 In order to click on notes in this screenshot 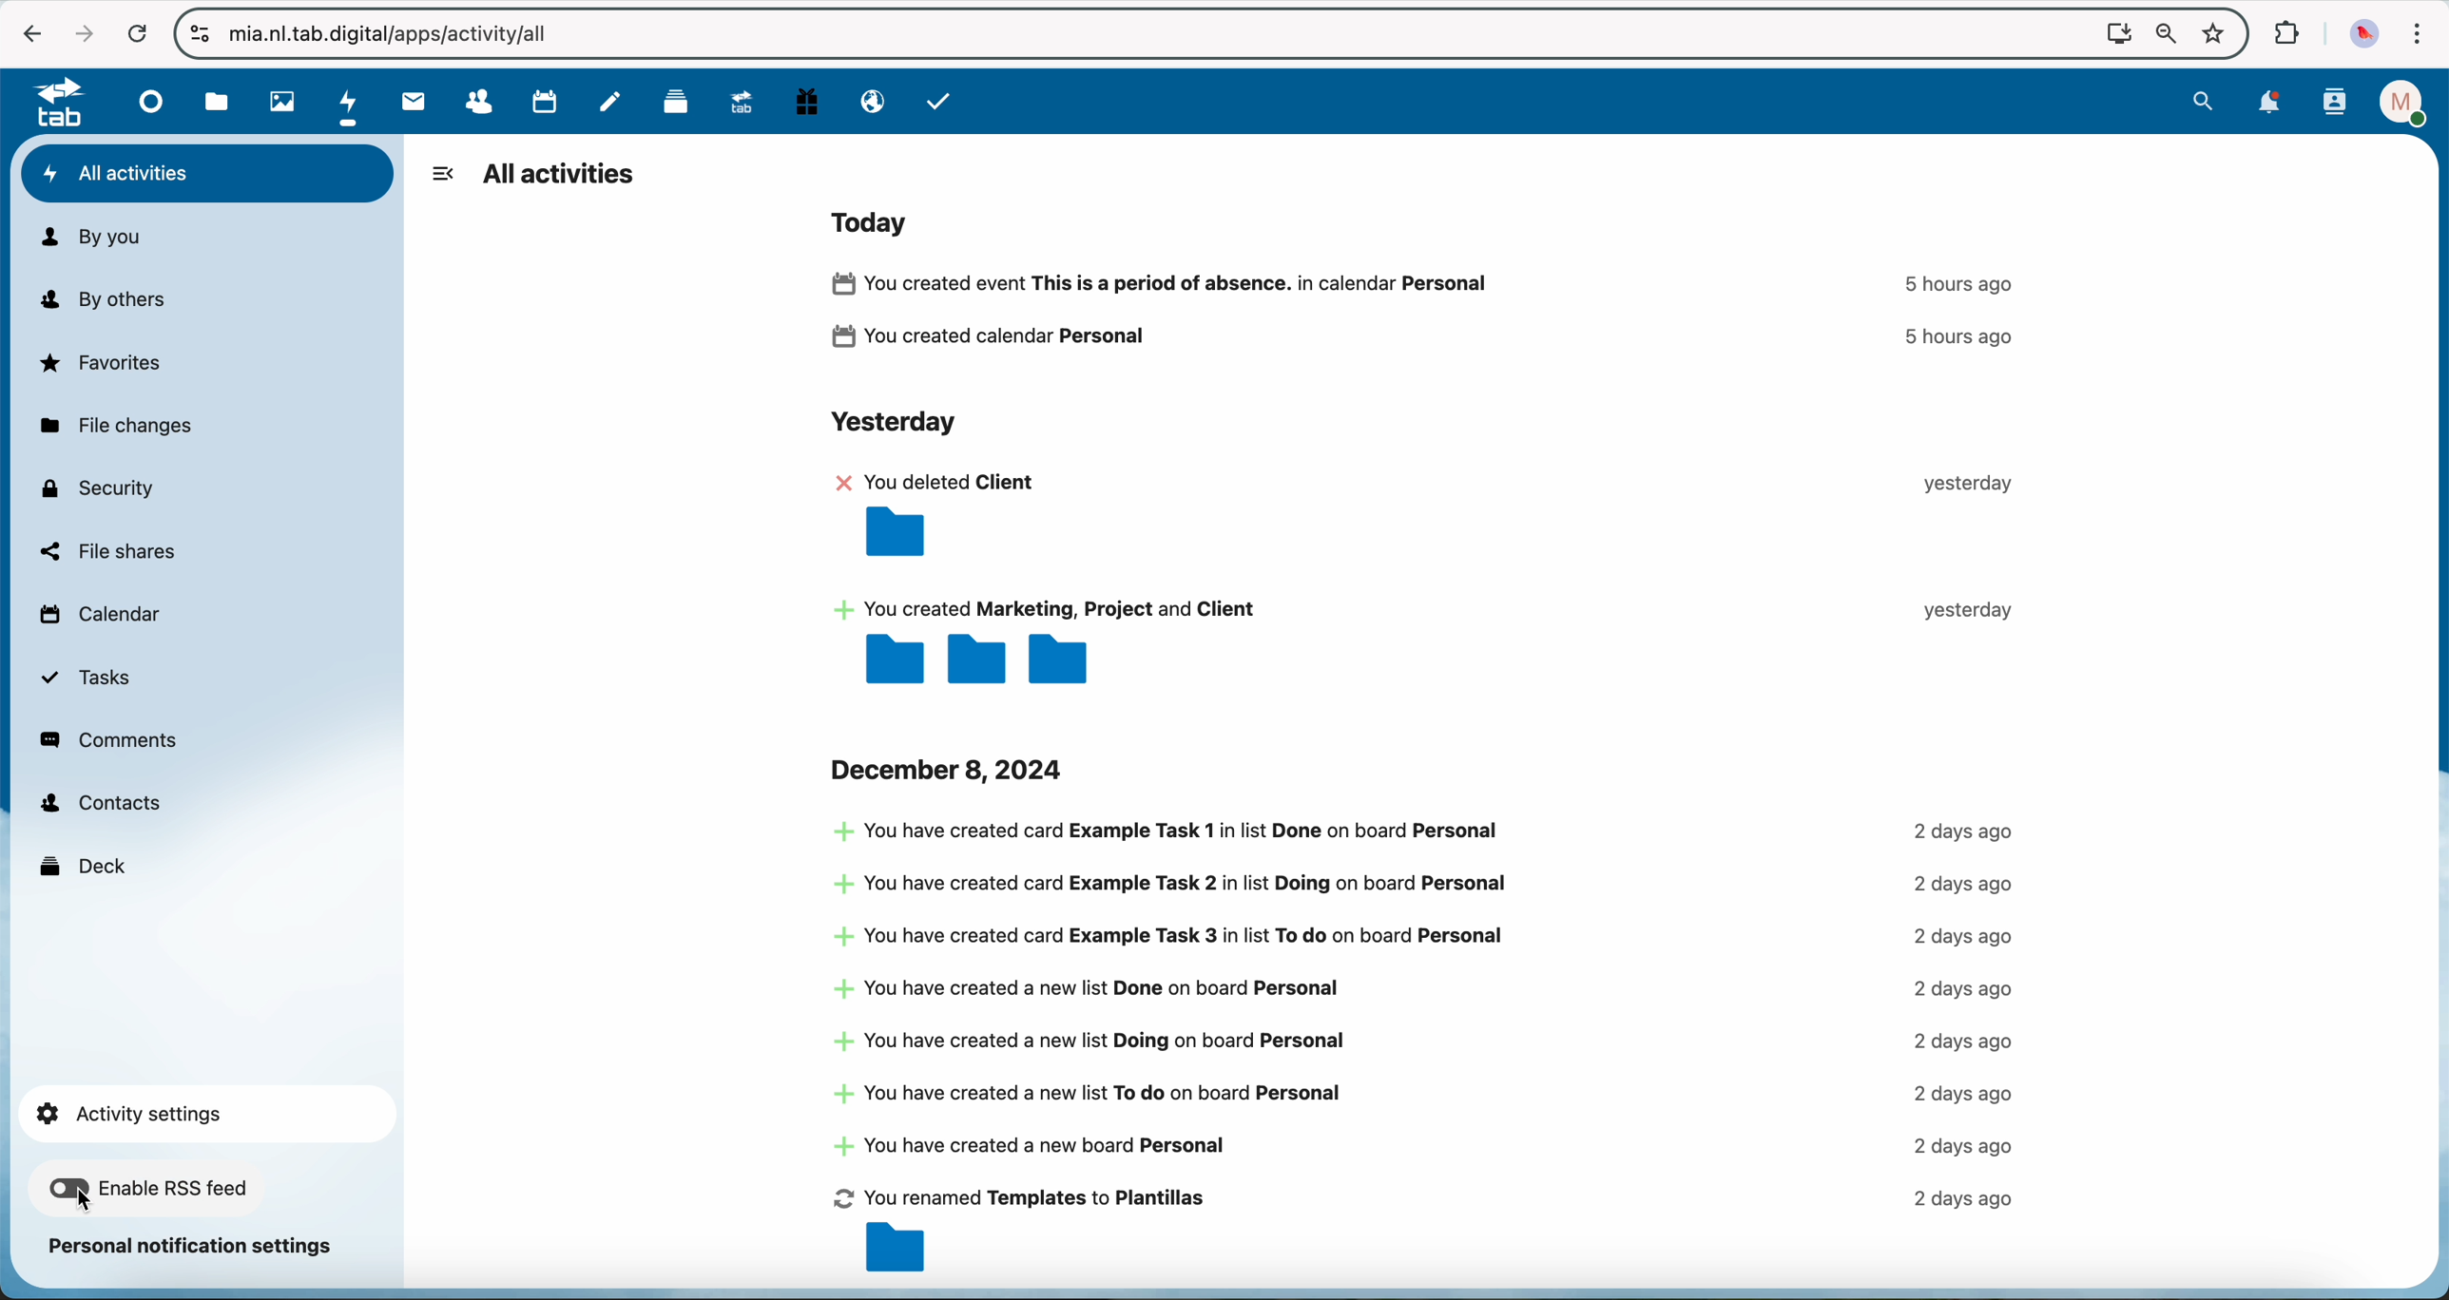, I will do `click(613, 101)`.